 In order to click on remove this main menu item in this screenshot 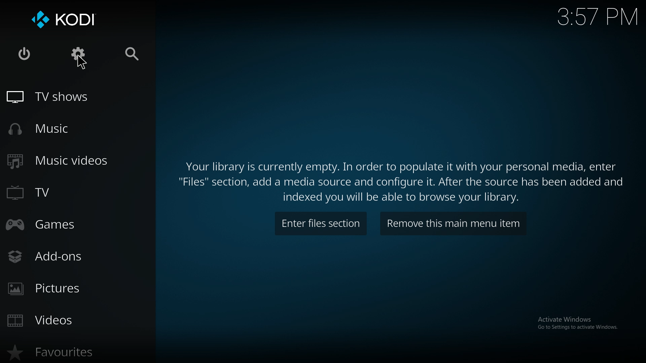, I will do `click(453, 223)`.